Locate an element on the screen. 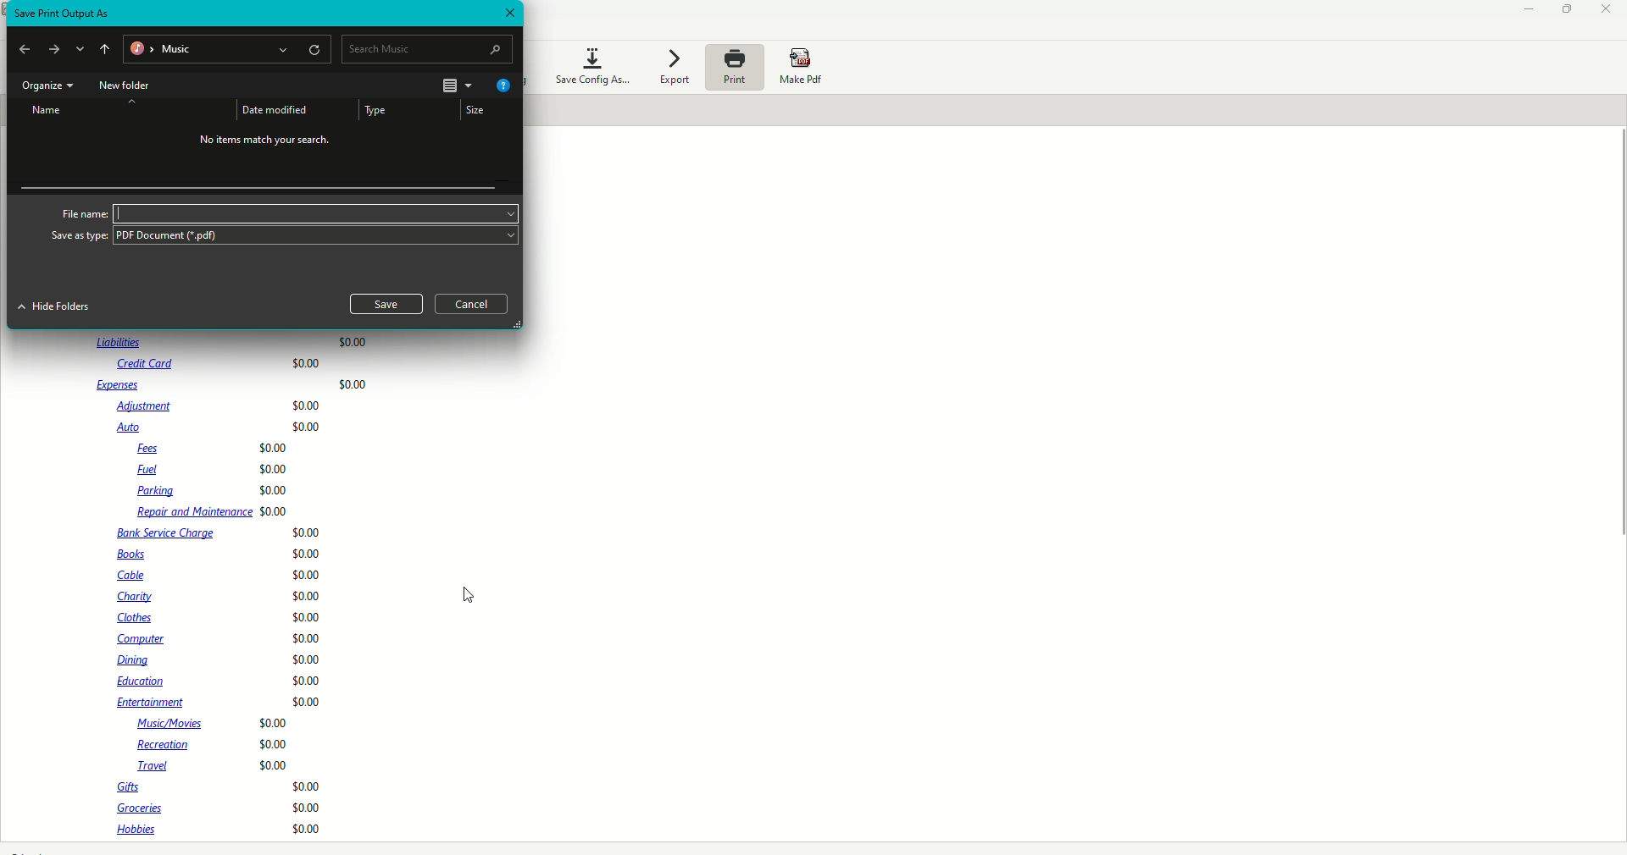  Save As is located at coordinates (63, 14).